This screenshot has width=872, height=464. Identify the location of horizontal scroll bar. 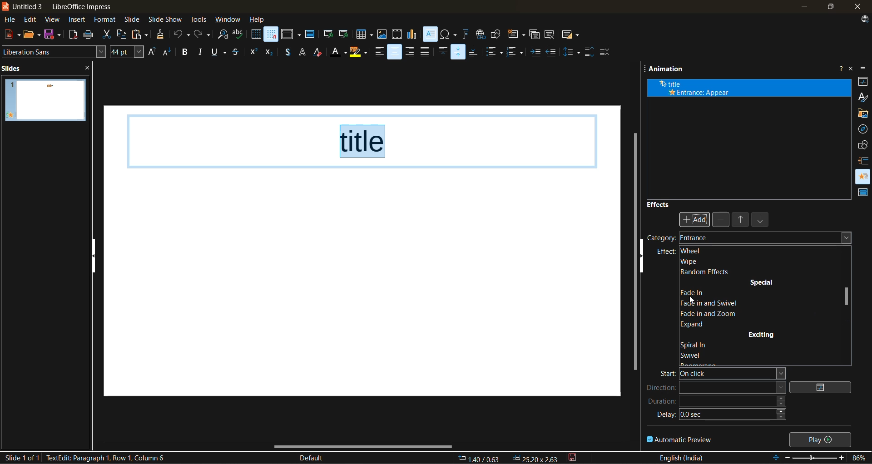
(364, 446).